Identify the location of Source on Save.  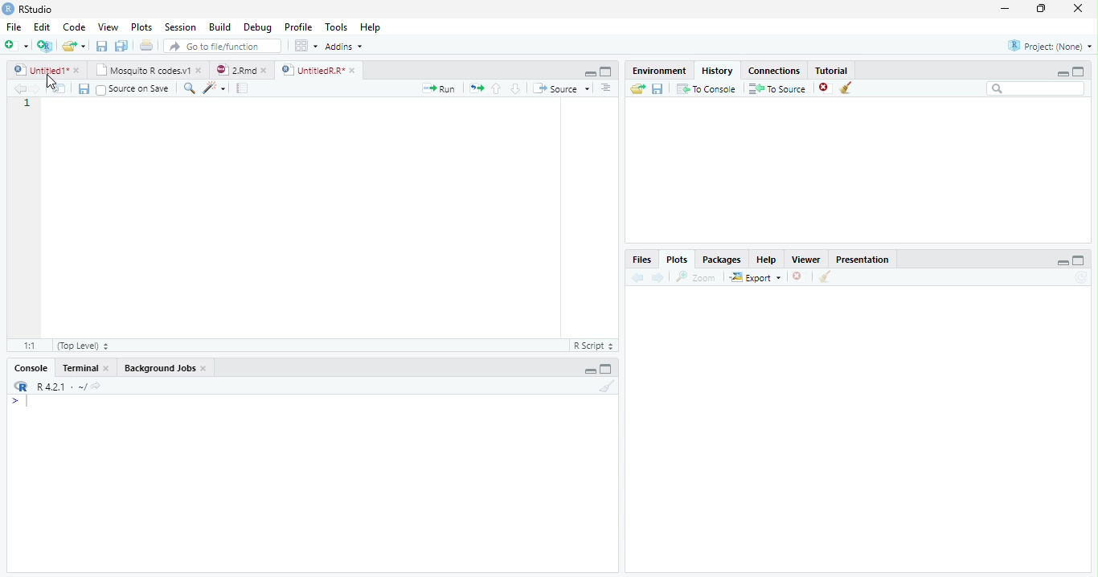
(134, 90).